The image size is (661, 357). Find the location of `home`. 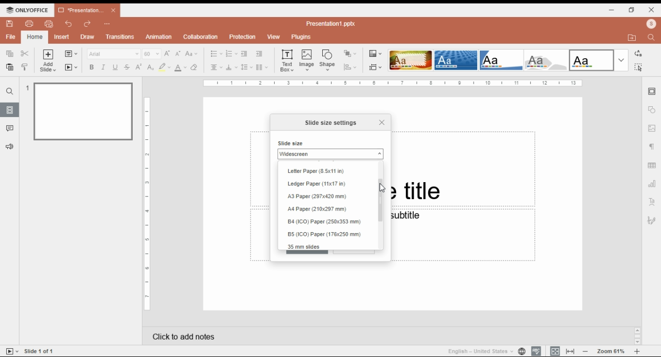

home is located at coordinates (34, 37).